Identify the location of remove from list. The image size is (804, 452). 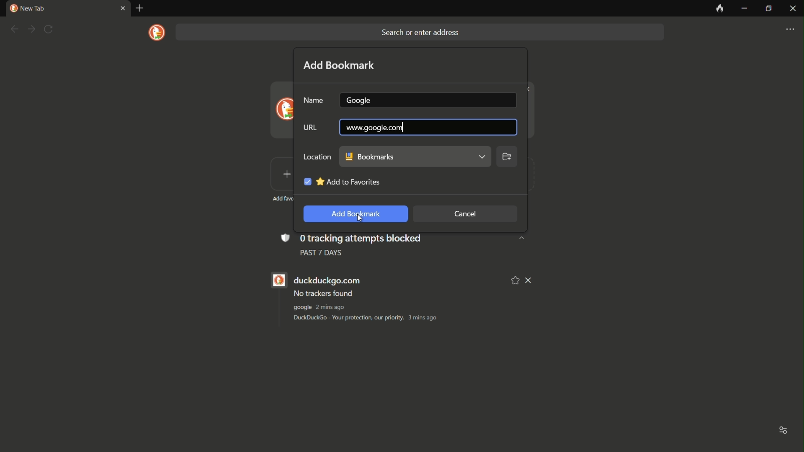
(529, 280).